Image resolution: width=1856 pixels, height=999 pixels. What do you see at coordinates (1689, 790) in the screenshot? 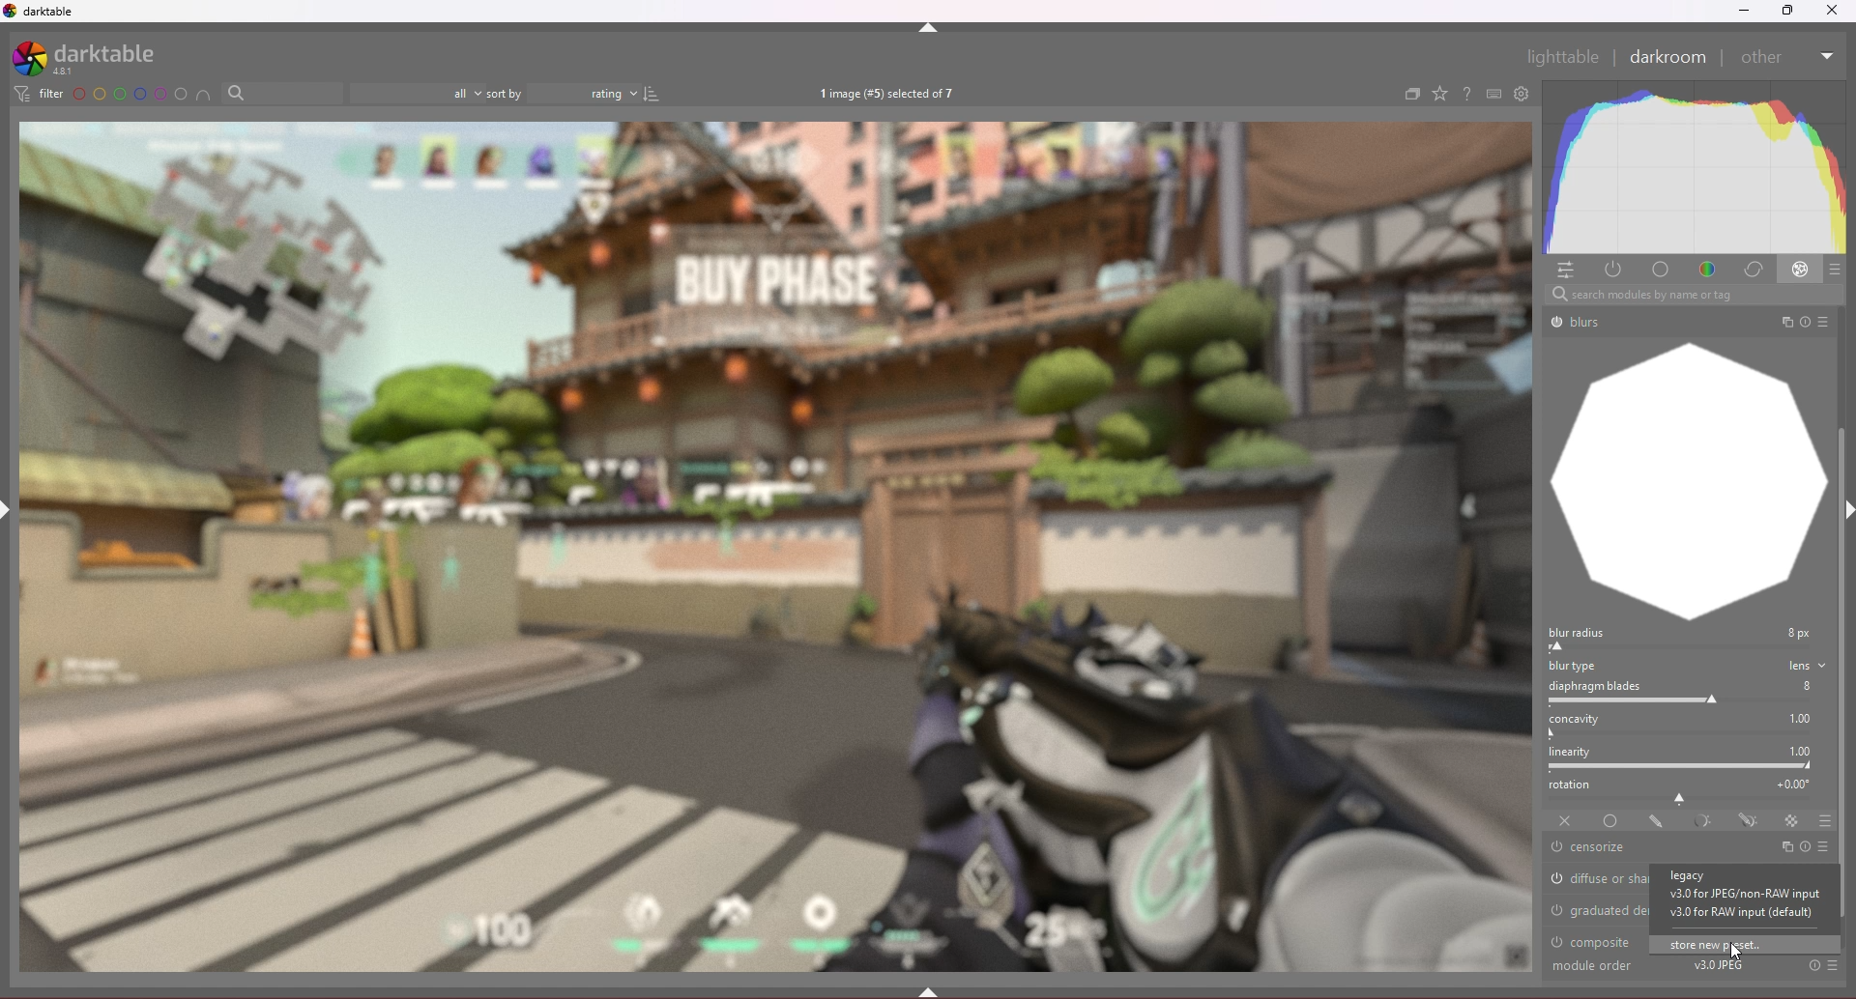
I see `rotation` at bounding box center [1689, 790].